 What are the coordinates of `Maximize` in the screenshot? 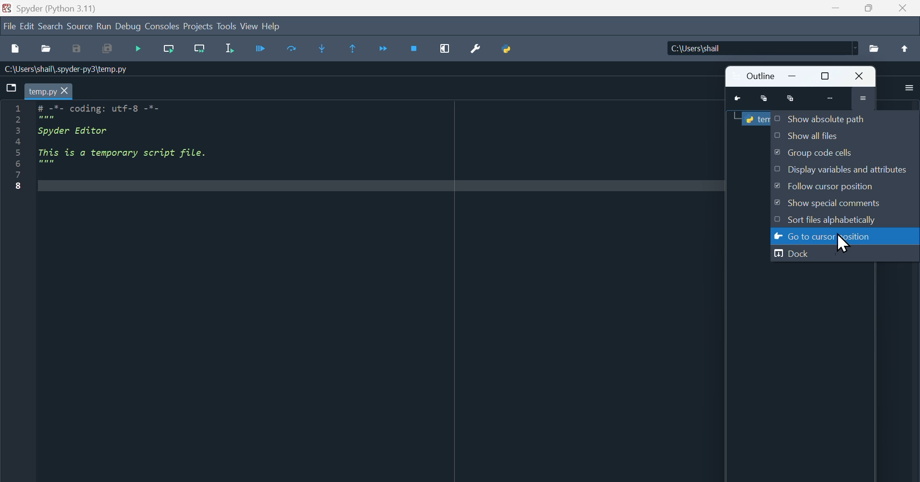 It's located at (868, 8).